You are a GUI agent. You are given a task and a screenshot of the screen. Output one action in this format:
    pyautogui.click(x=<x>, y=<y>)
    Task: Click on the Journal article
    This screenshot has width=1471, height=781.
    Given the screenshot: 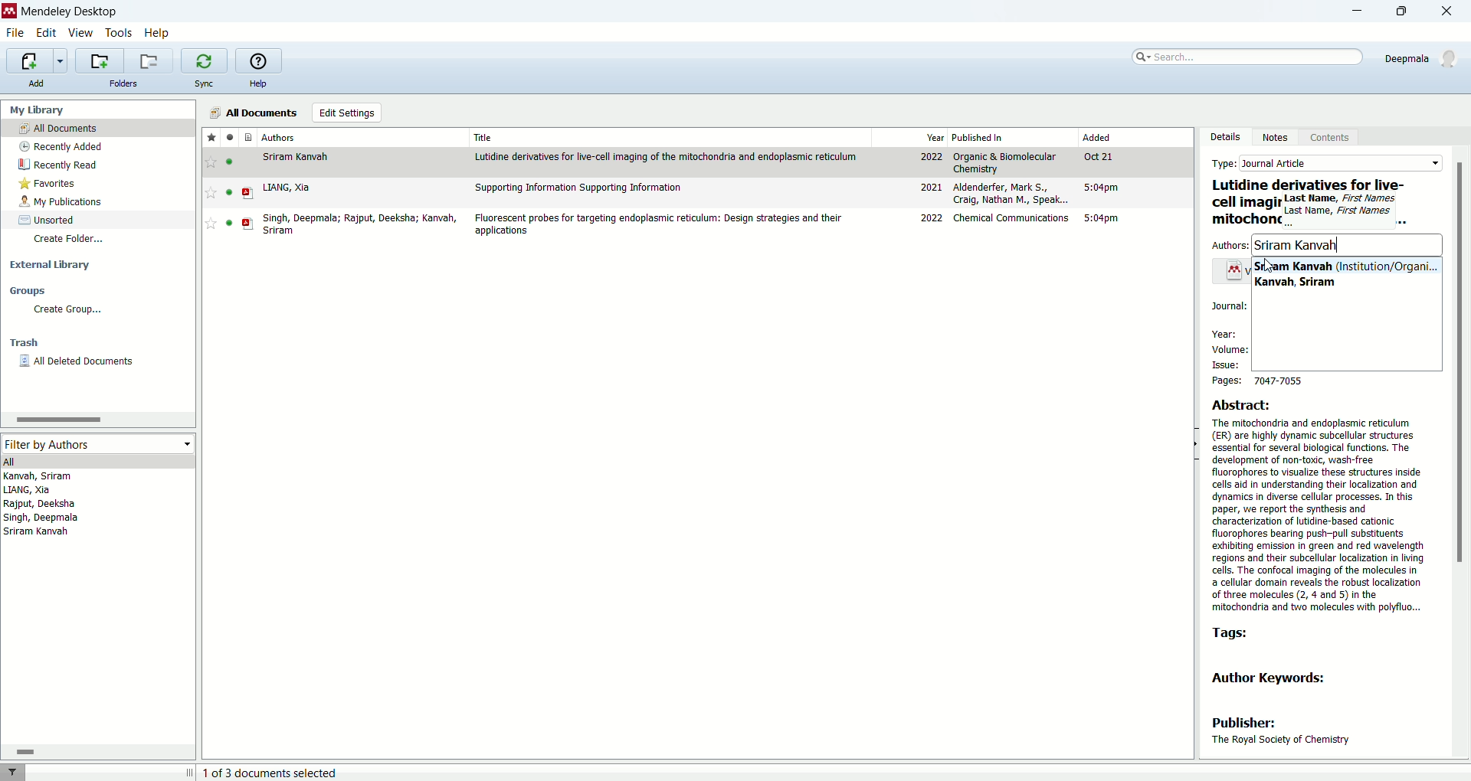 What is the action you would take?
    pyautogui.click(x=1343, y=163)
    